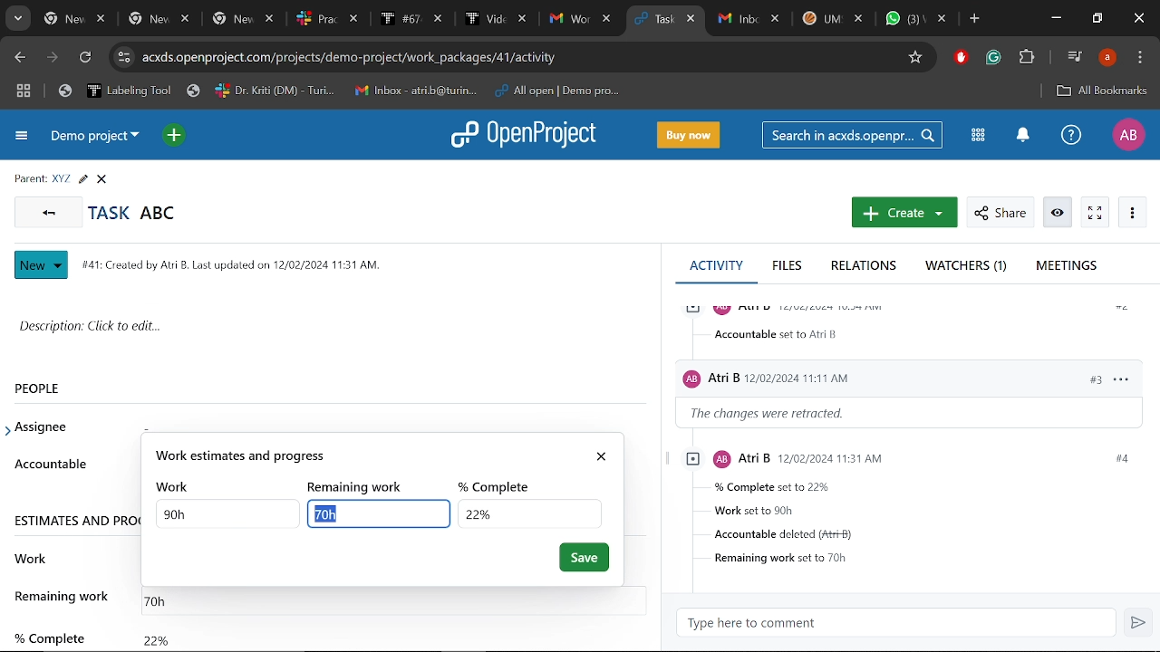 The height and width of the screenshot is (652, 1160). Describe the element at coordinates (60, 179) in the screenshot. I see `Parent task name` at that location.